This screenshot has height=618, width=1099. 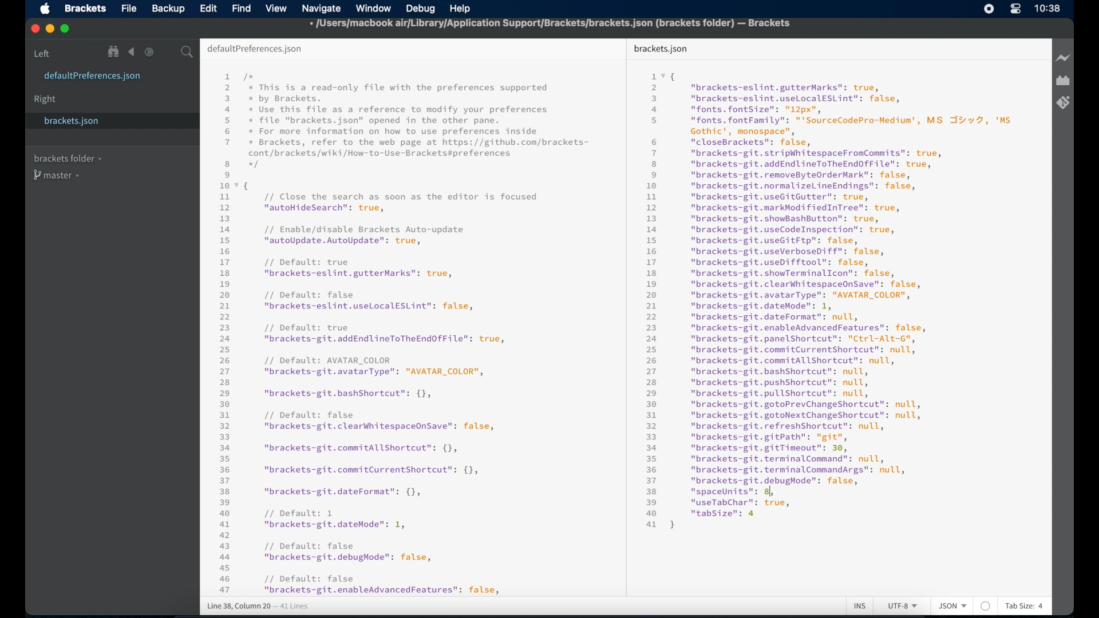 What do you see at coordinates (130, 9) in the screenshot?
I see `file` at bounding box center [130, 9].